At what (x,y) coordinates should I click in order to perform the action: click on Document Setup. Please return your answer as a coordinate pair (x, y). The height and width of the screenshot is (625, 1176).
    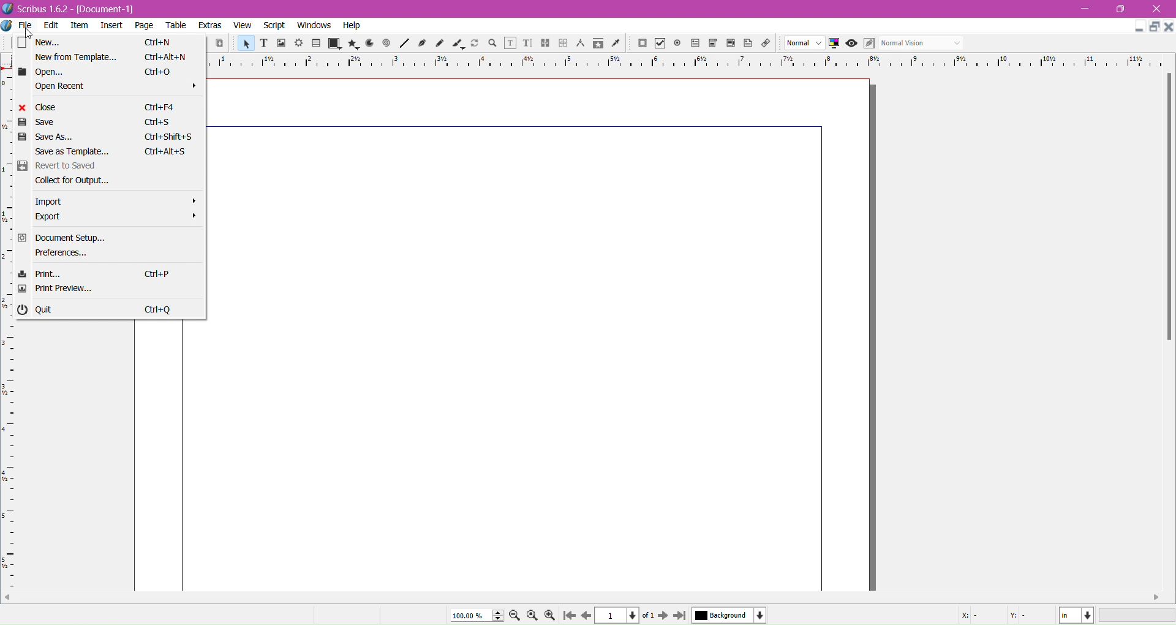
    Looking at the image, I should click on (86, 238).